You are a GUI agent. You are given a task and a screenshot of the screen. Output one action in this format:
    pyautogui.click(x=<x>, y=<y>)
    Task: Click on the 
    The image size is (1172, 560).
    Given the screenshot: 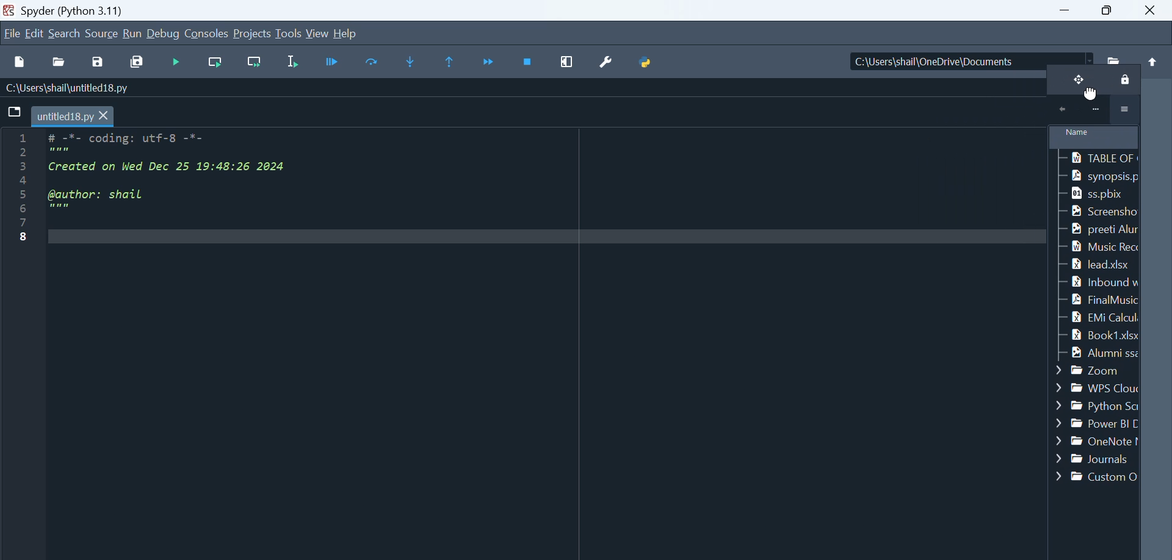 What is the action you would take?
    pyautogui.click(x=253, y=34)
    